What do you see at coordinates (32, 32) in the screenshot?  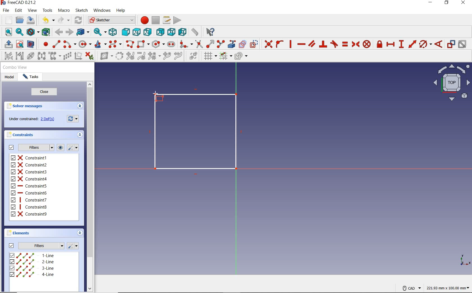 I see `draw style` at bounding box center [32, 32].